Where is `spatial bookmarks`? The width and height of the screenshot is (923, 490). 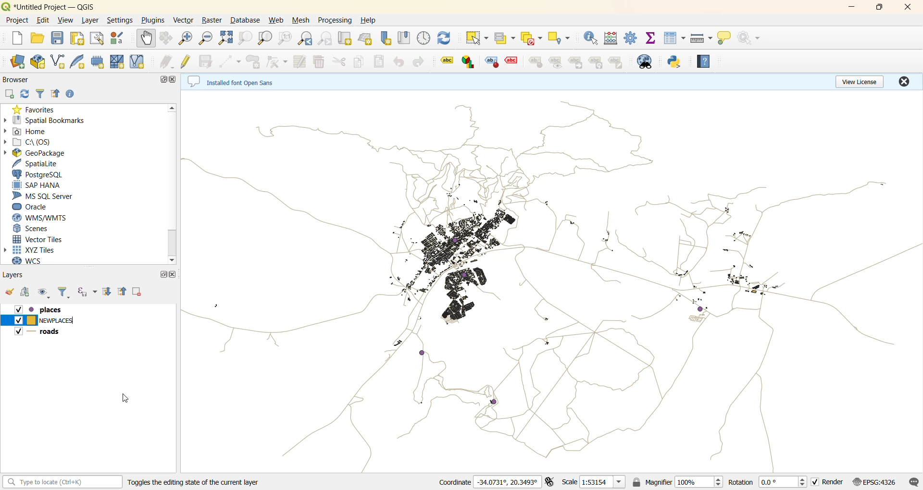 spatial bookmarks is located at coordinates (50, 120).